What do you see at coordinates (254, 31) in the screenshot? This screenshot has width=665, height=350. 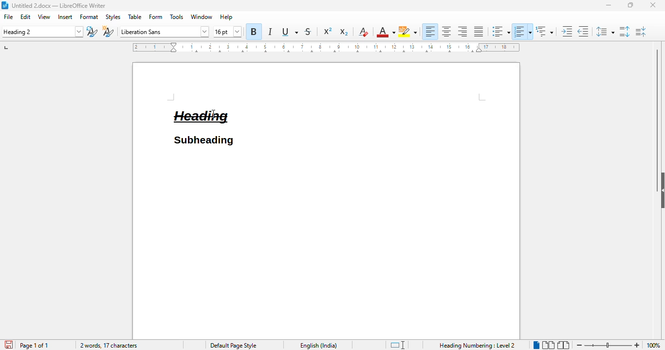 I see `bold` at bounding box center [254, 31].